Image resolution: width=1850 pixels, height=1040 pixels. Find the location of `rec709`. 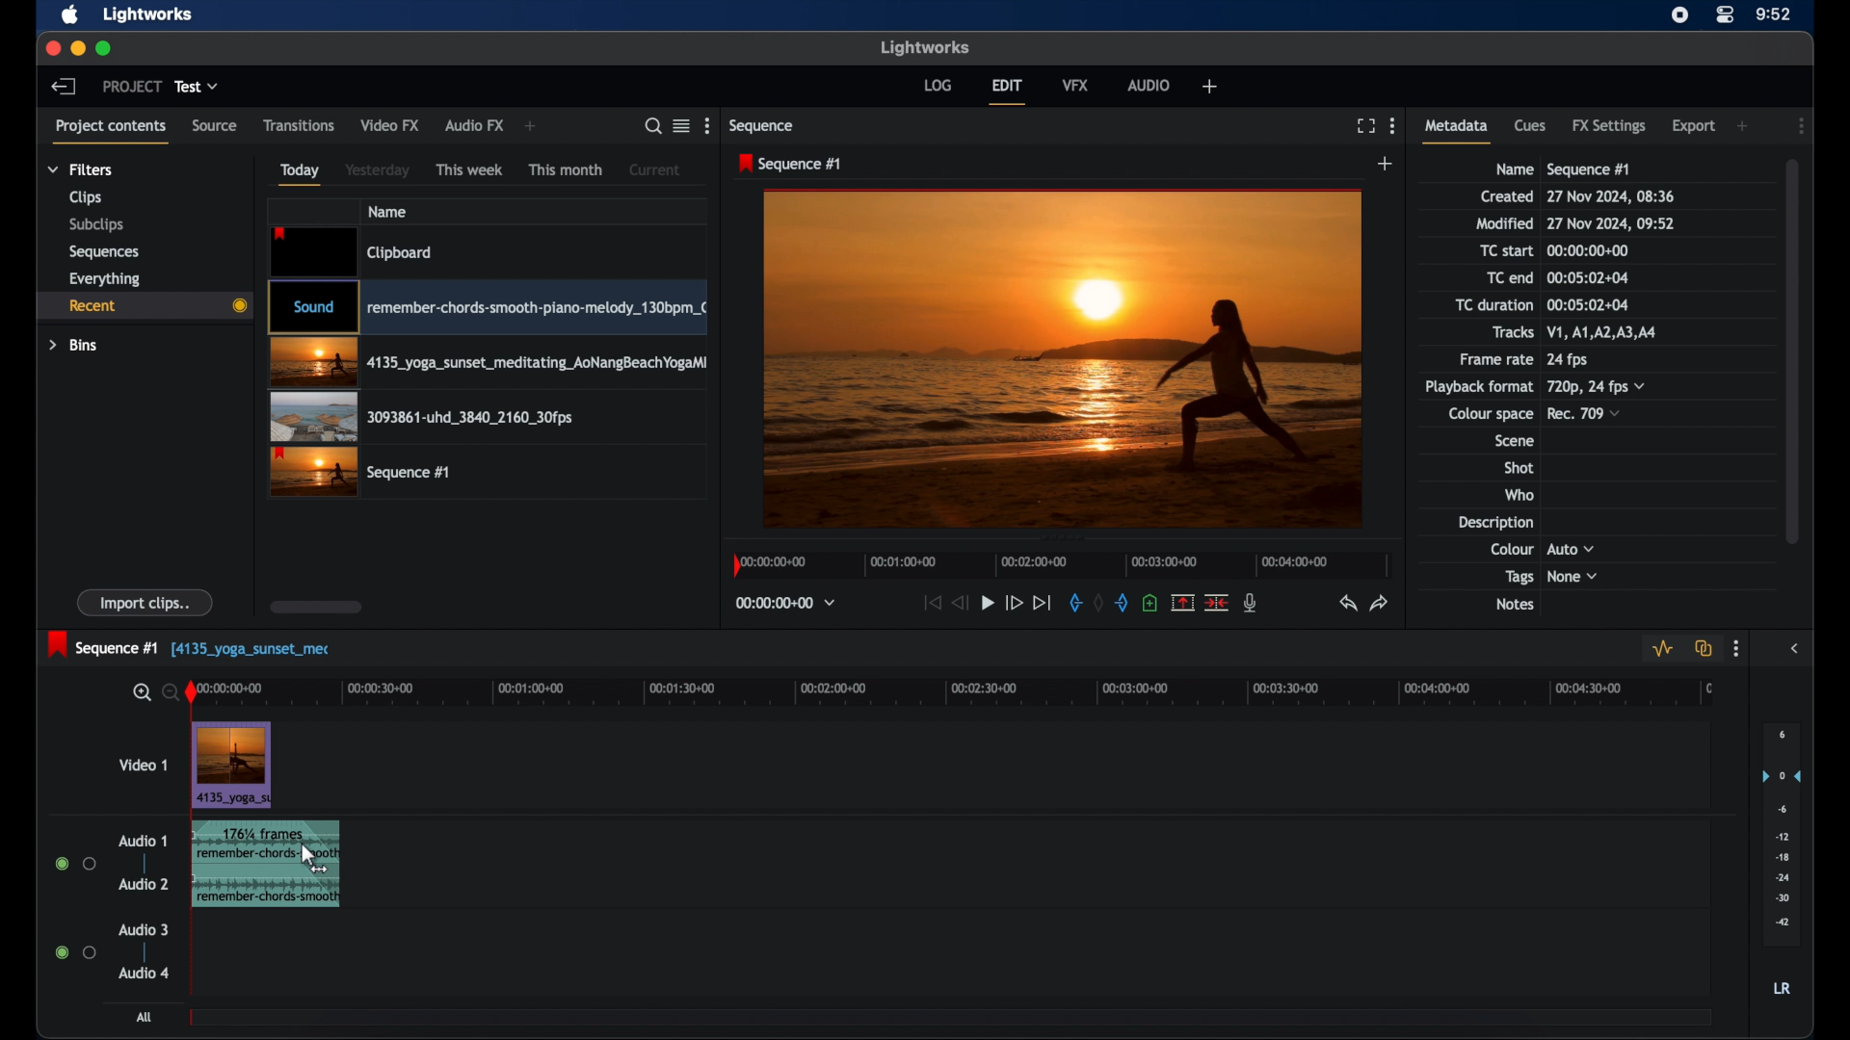

rec709 is located at coordinates (1585, 413).